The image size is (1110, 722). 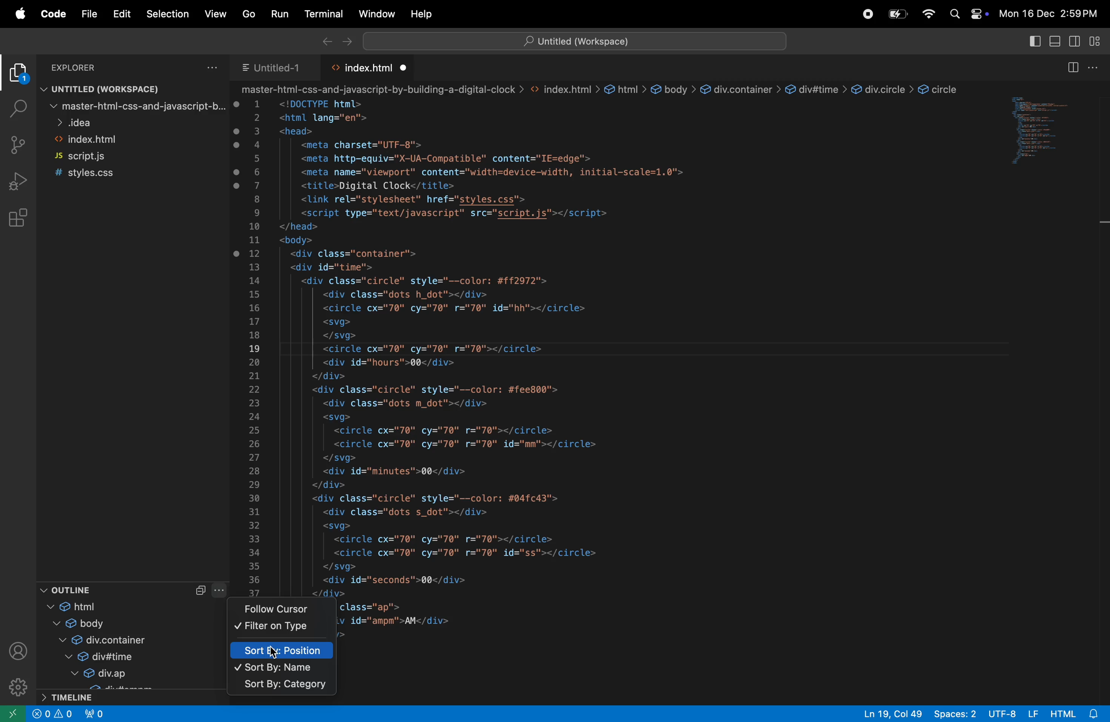 I want to click on options, so click(x=213, y=66).